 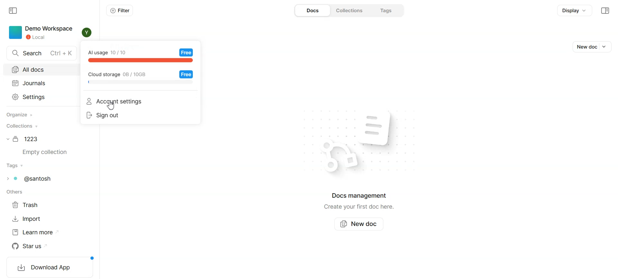 I want to click on New doc, so click(x=585, y=47).